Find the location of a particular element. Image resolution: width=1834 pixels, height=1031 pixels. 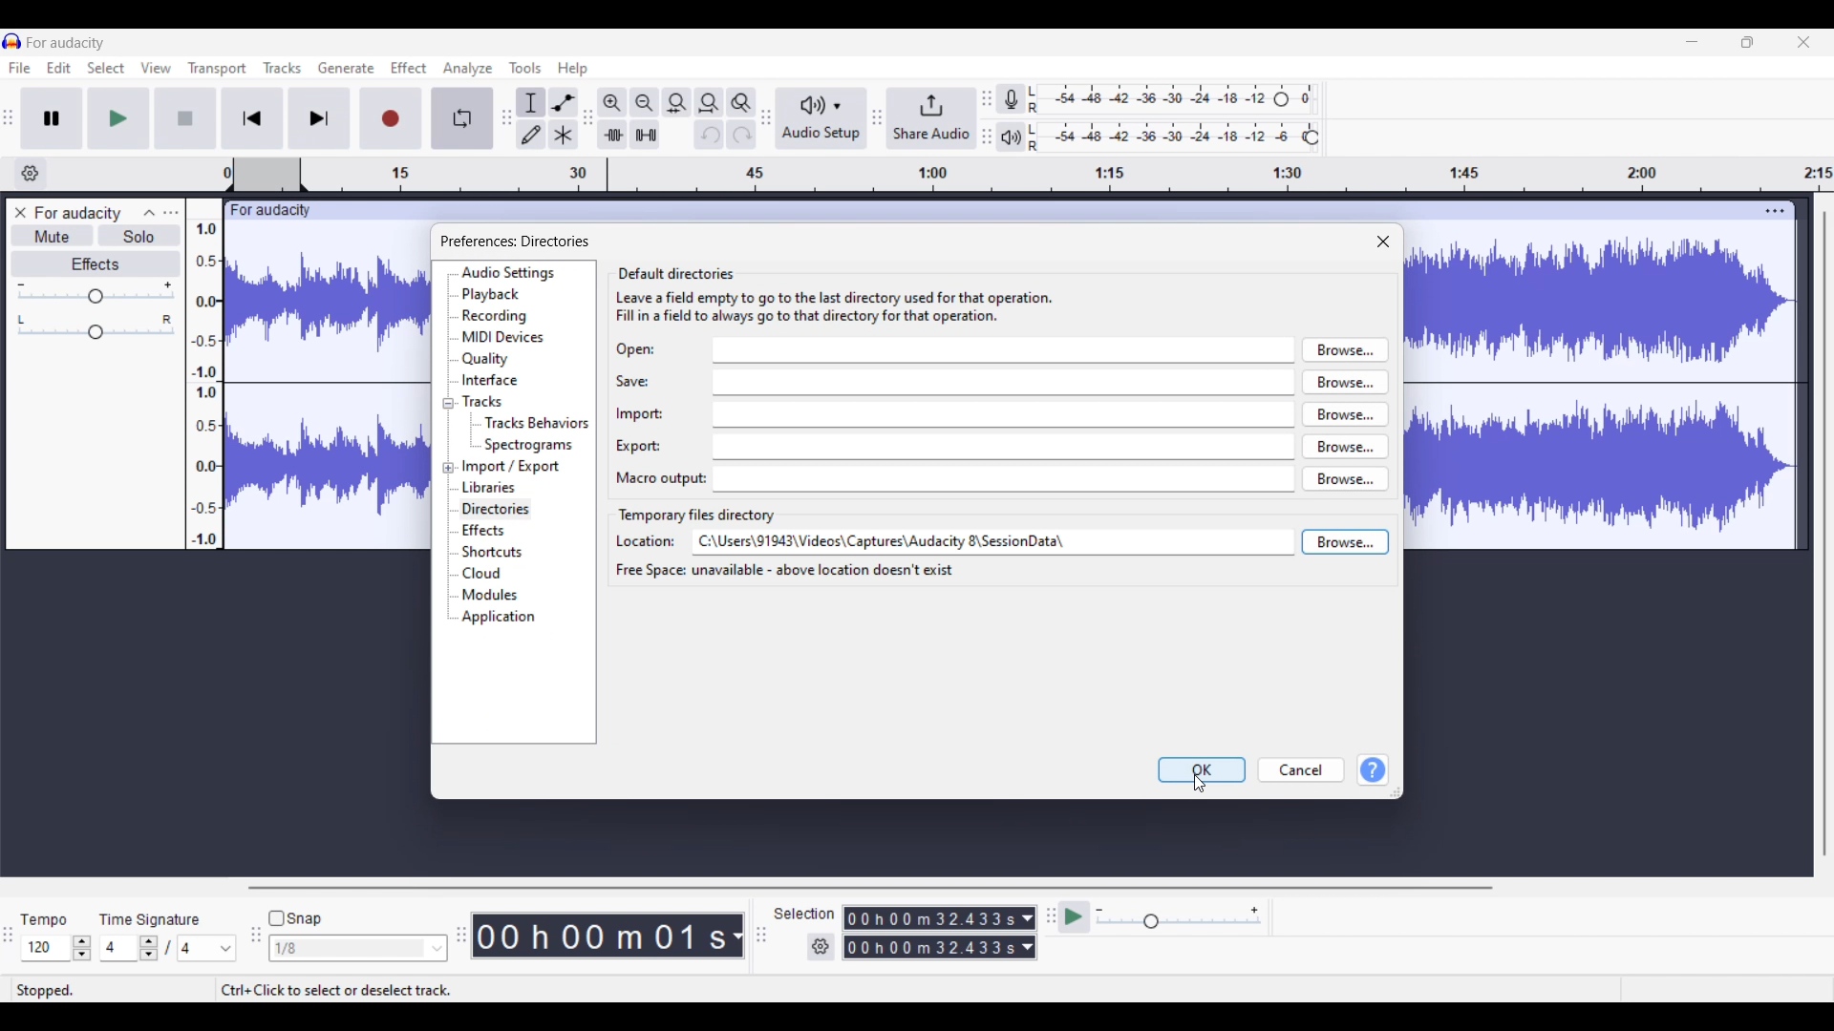

browse is located at coordinates (1346, 540).